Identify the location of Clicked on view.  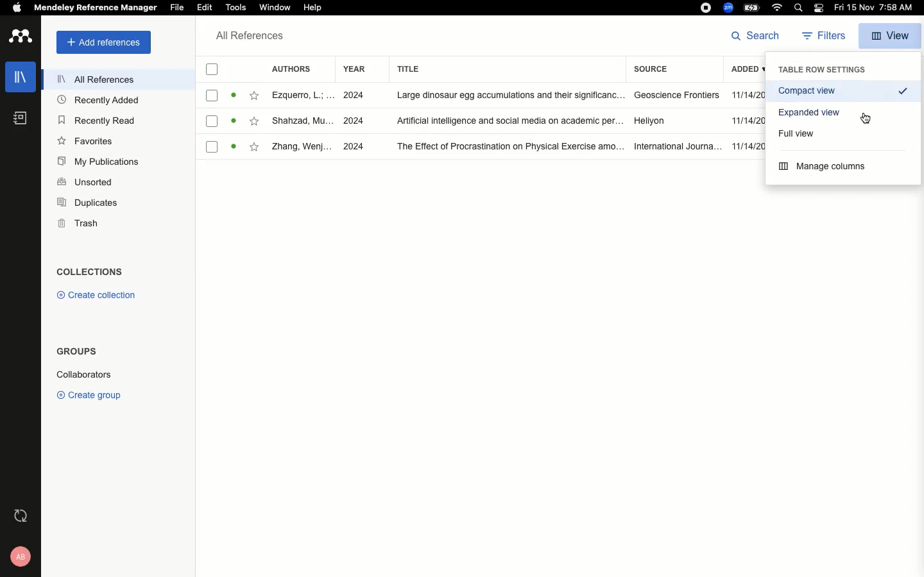
(891, 34).